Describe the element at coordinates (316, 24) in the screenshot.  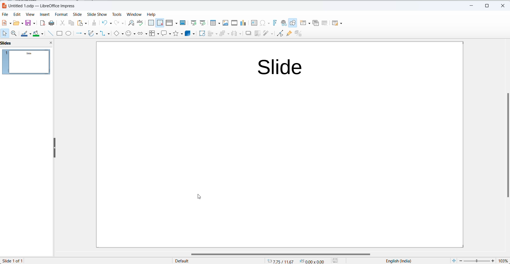
I see `duplicate slide` at that location.